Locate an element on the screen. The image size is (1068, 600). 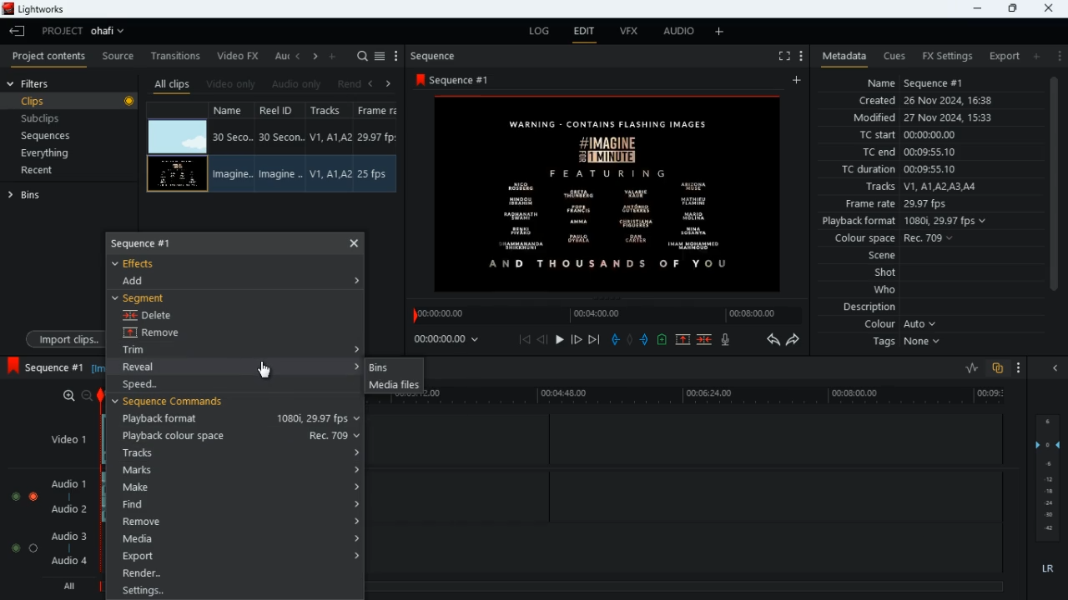
remove is located at coordinates (237, 522).